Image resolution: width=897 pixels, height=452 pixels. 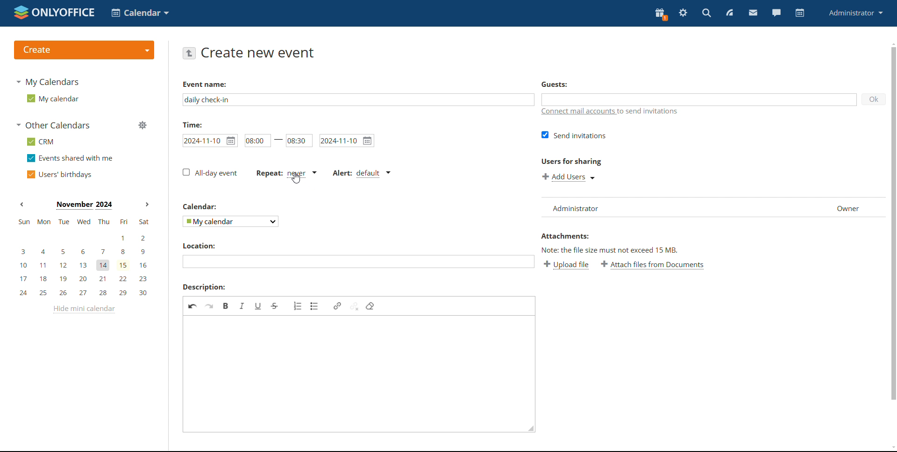 I want to click on manage, so click(x=142, y=125).